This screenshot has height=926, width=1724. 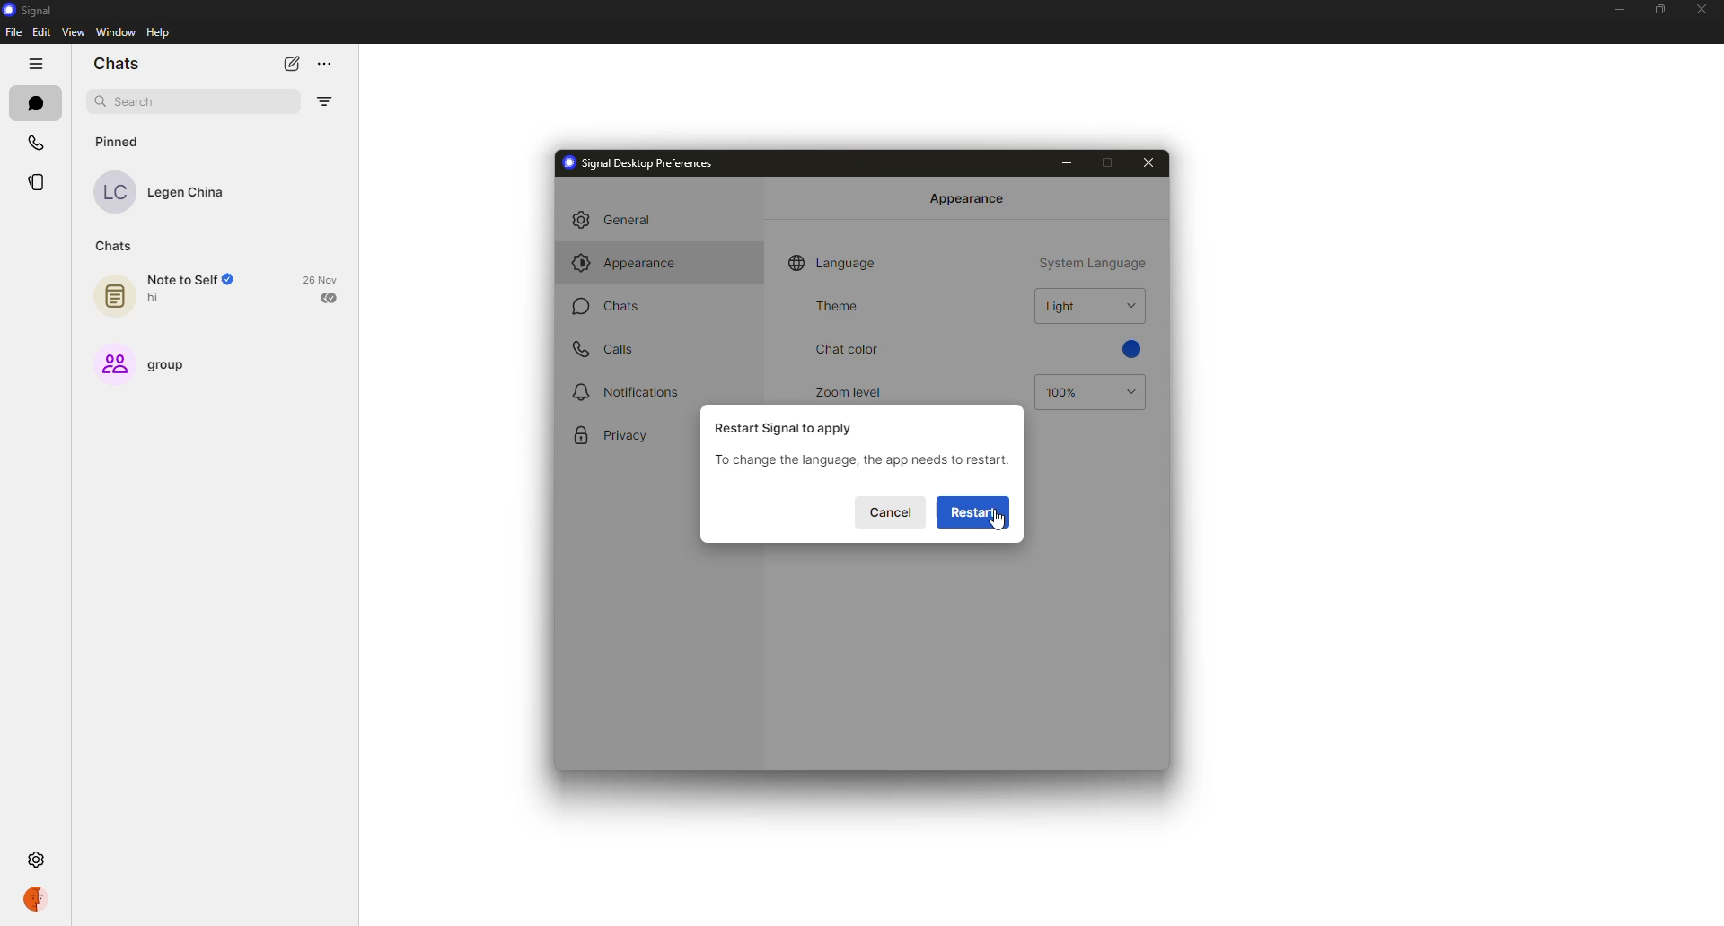 I want to click on chat color, so click(x=849, y=348).